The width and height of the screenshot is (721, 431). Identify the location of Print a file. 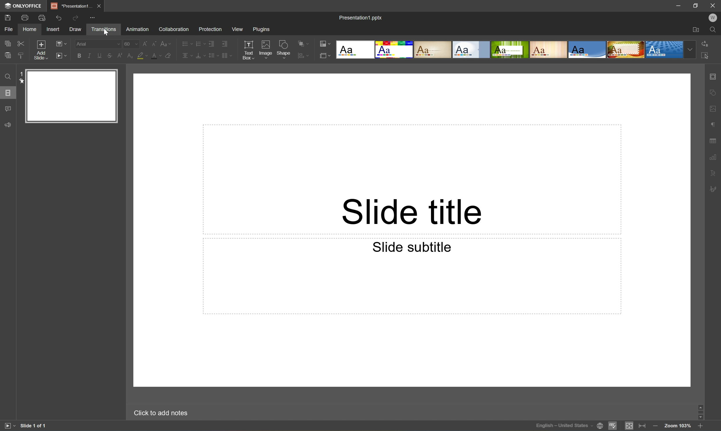
(26, 17).